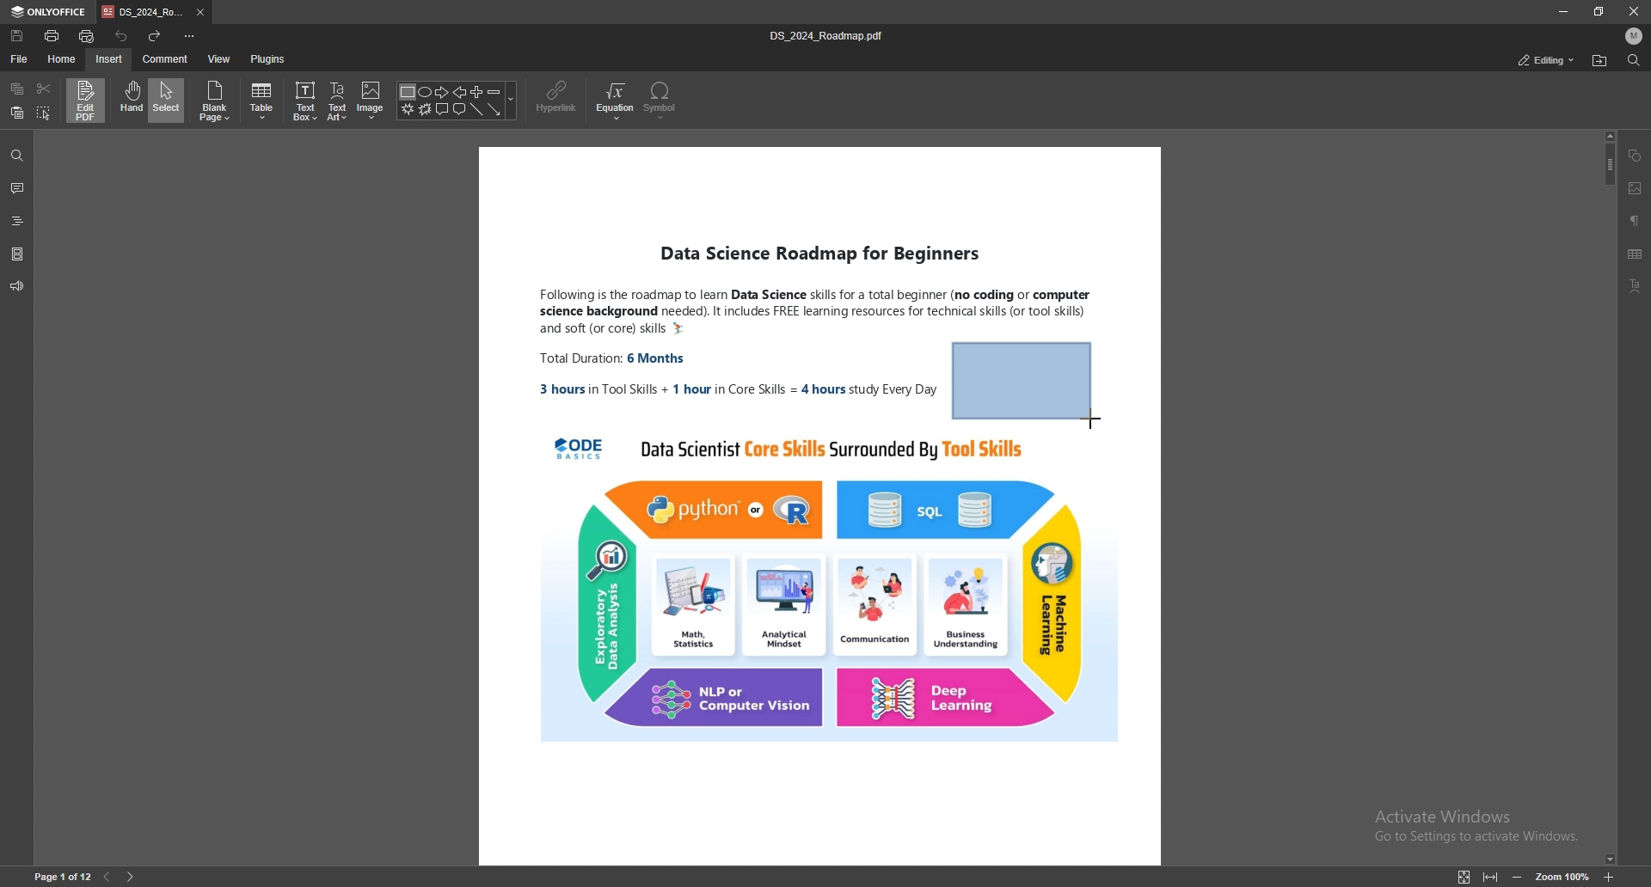  What do you see at coordinates (16, 156) in the screenshot?
I see `find` at bounding box center [16, 156].